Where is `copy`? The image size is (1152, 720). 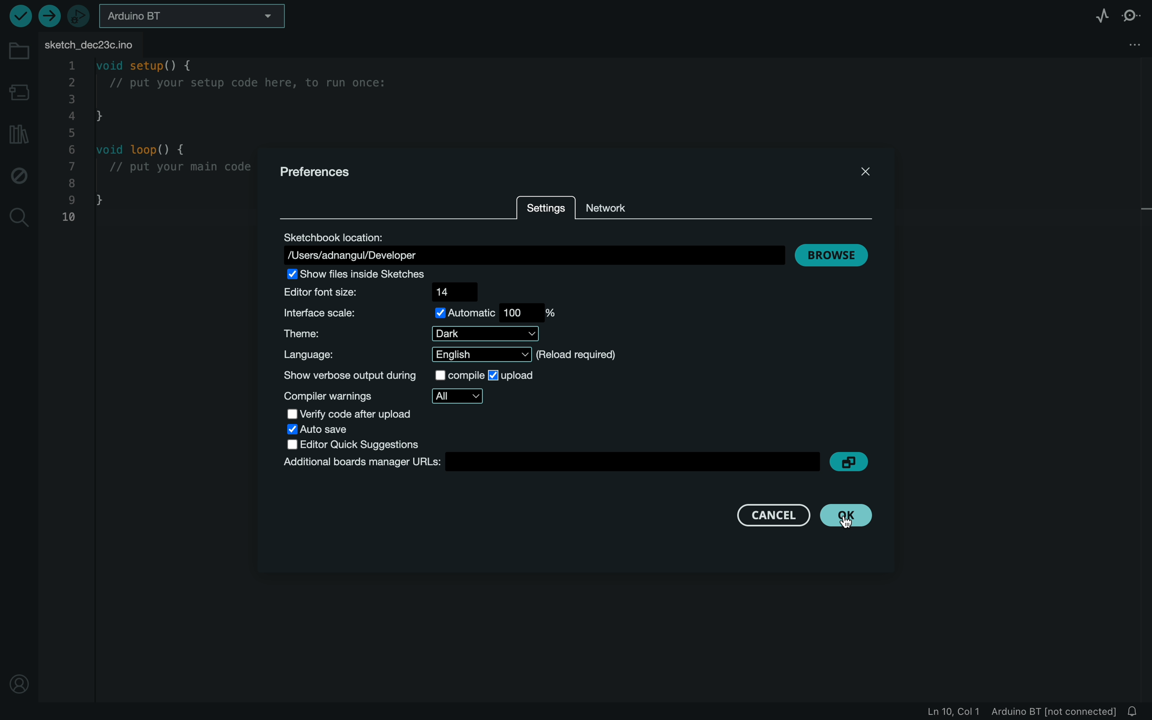
copy is located at coordinates (853, 465).